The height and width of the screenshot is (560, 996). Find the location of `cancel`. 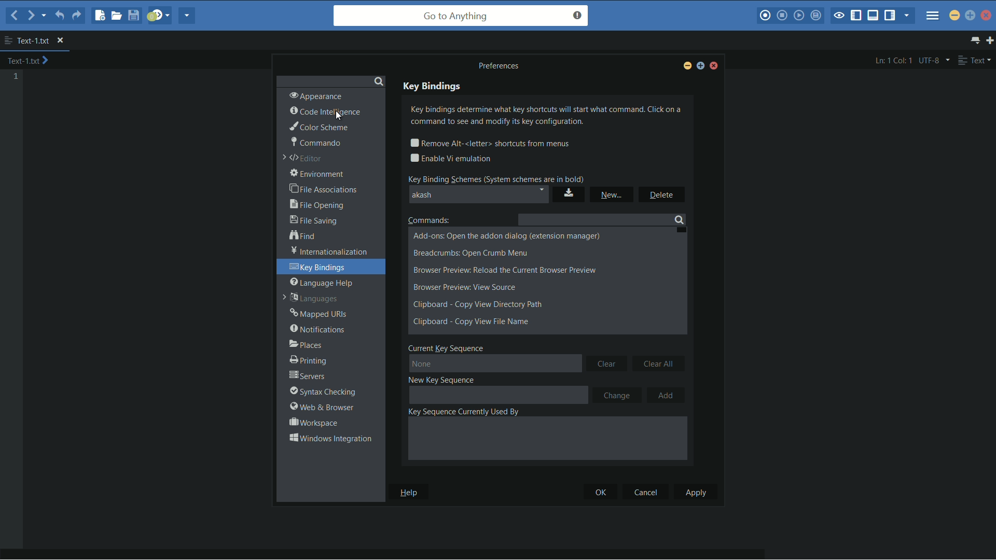

cancel is located at coordinates (645, 493).